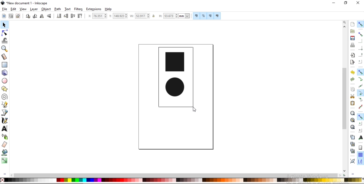 The height and width of the screenshot is (184, 364). What do you see at coordinates (352, 113) in the screenshot?
I see `zoom to fit selection` at bounding box center [352, 113].